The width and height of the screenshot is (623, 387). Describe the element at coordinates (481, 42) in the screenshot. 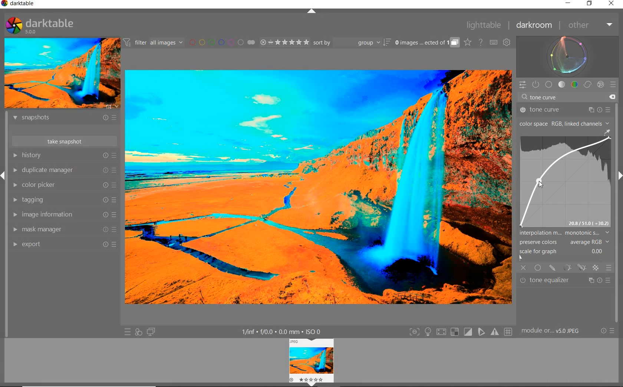

I see `HELP ONLINE` at that location.